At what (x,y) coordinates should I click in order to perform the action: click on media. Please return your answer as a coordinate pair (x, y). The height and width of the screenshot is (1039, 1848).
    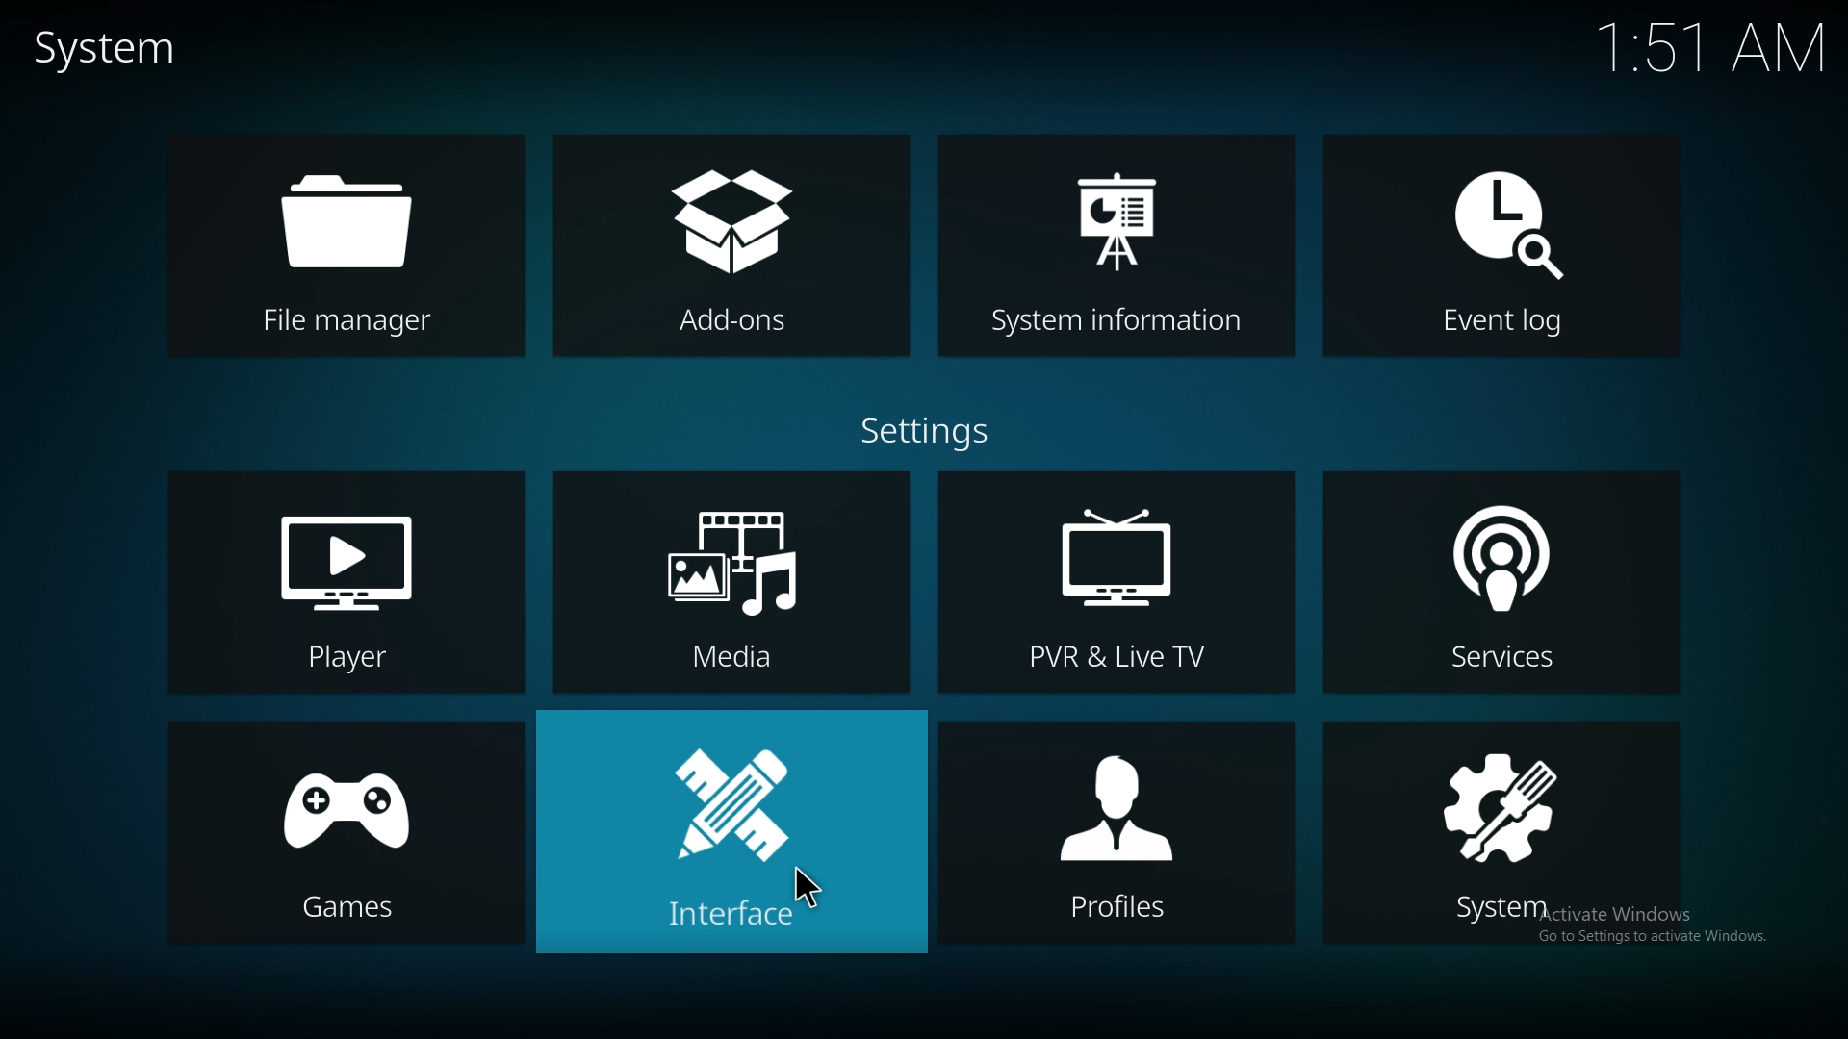
    Looking at the image, I should click on (733, 585).